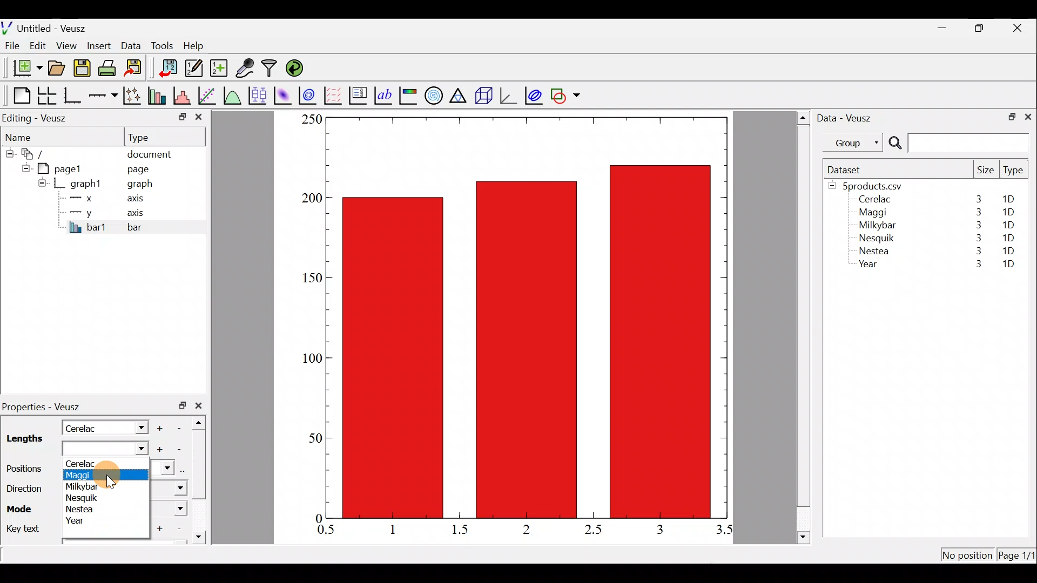  I want to click on Arrange graphs in a grid, so click(46, 96).